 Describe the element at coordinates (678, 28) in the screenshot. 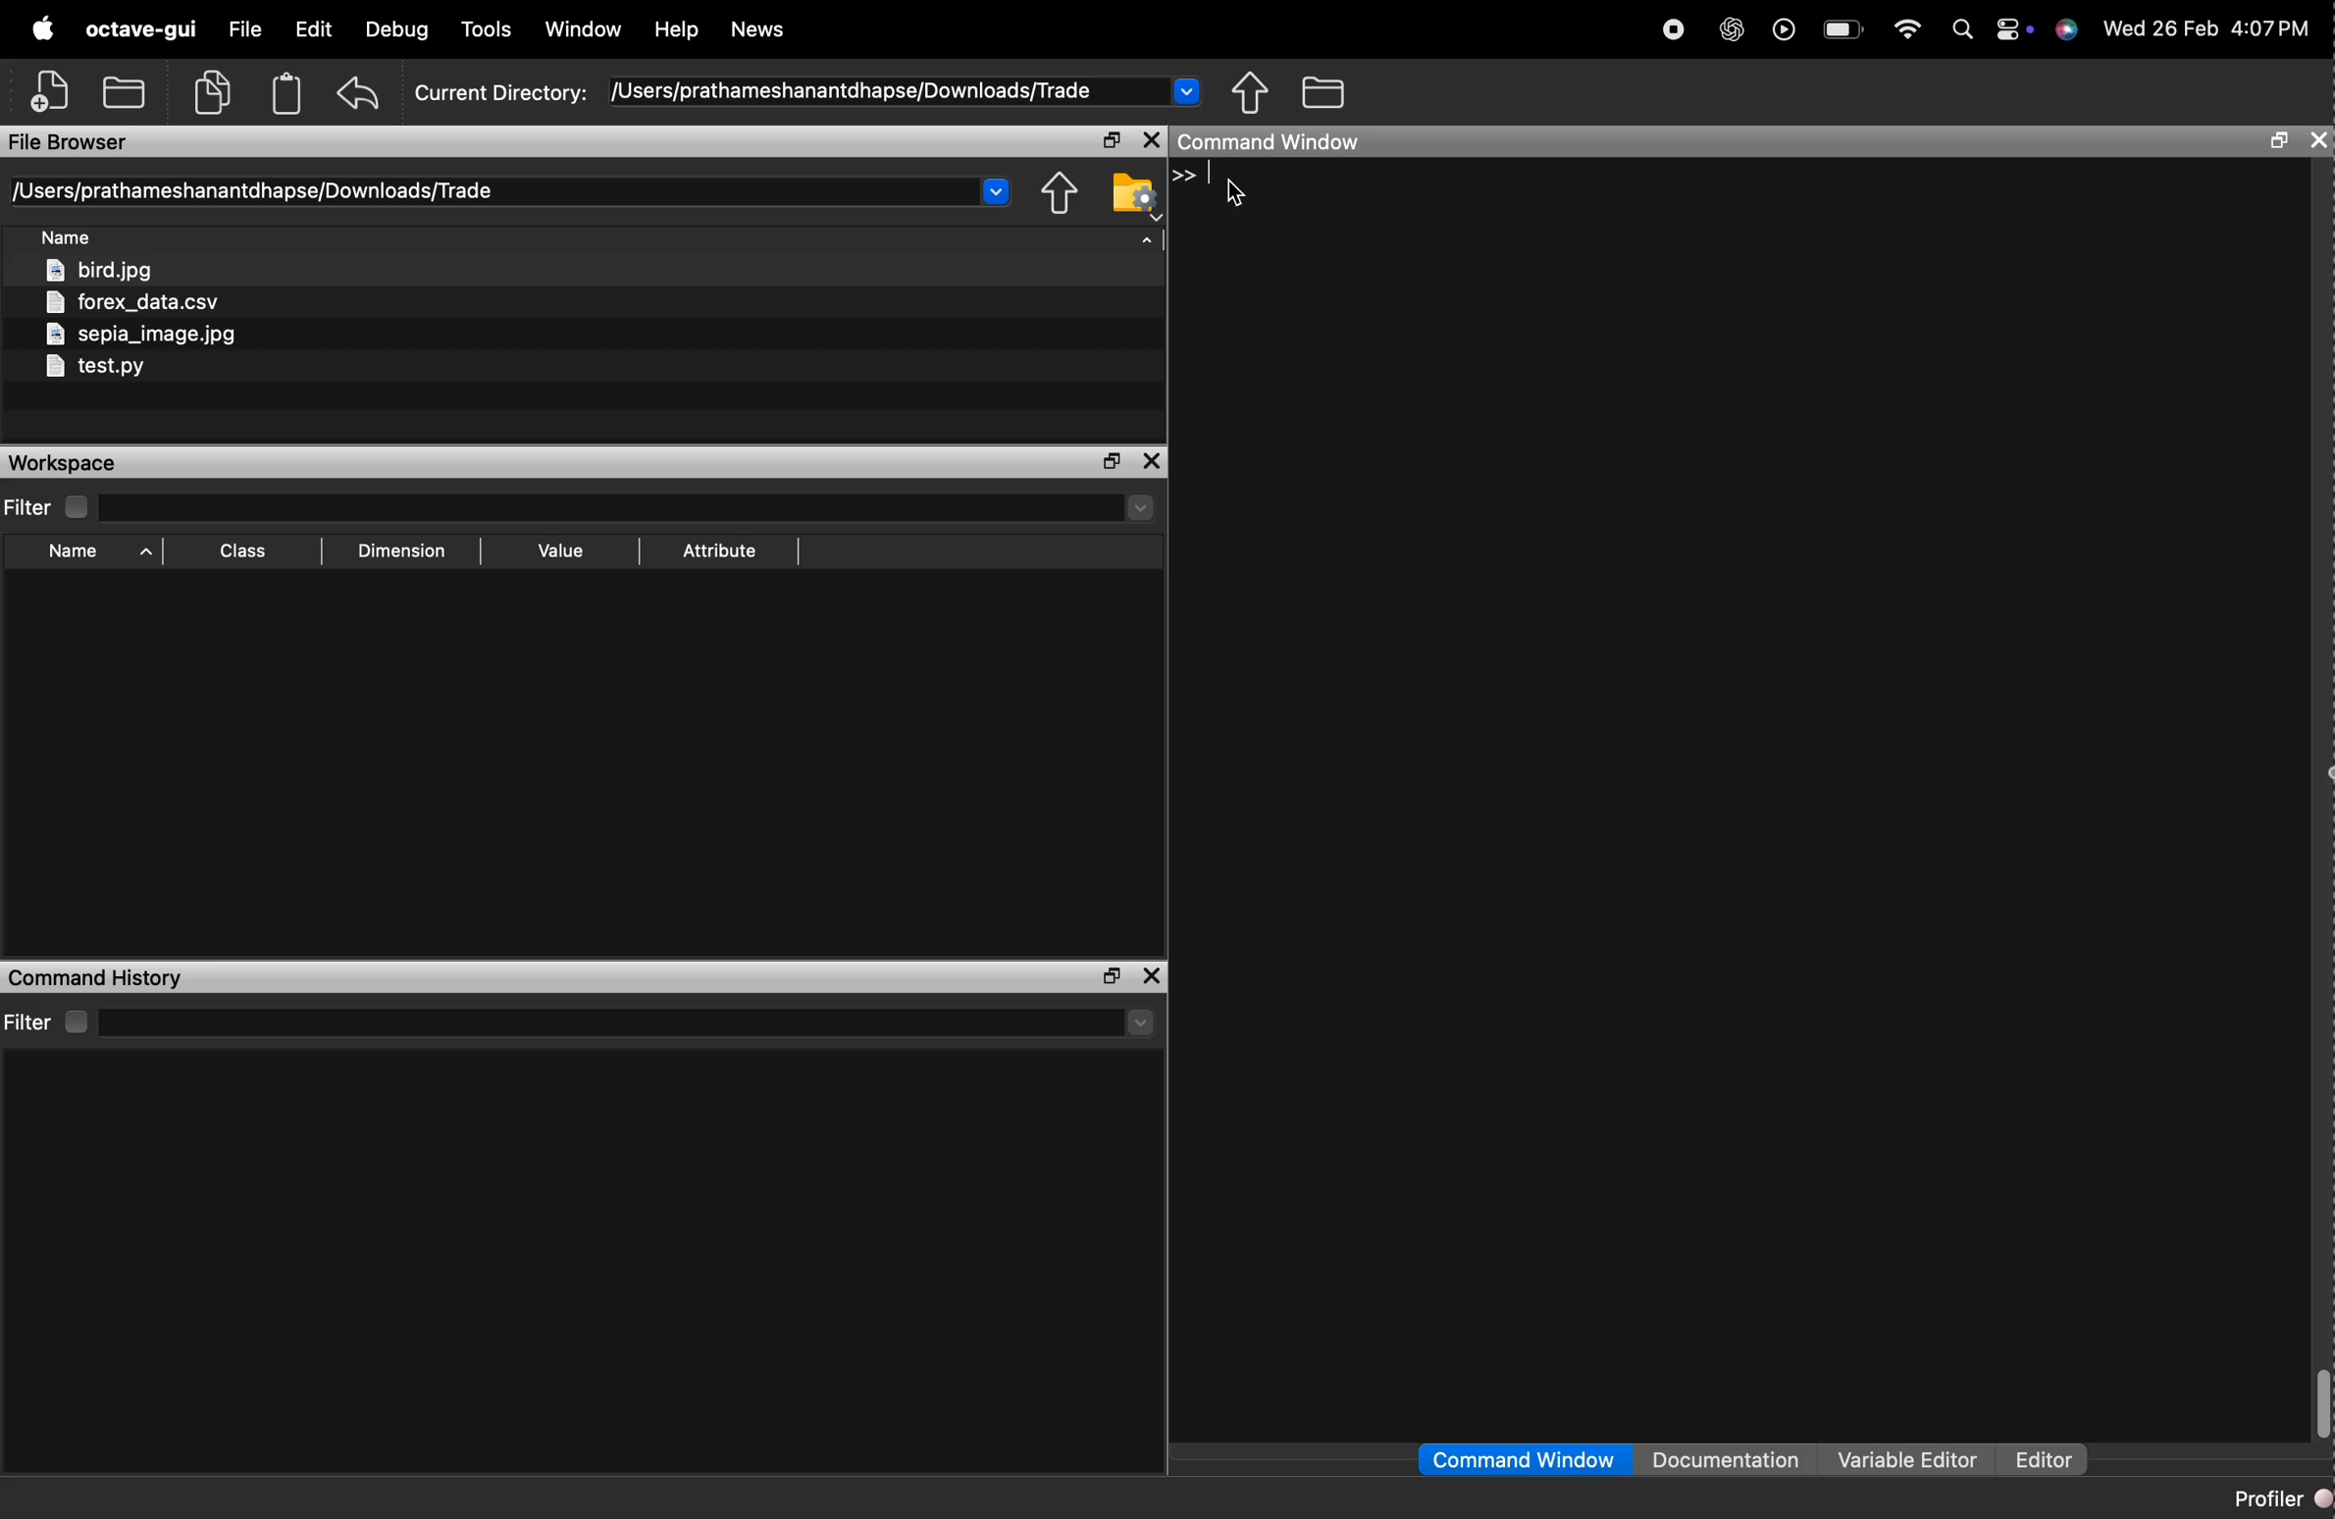

I see `Help` at that location.